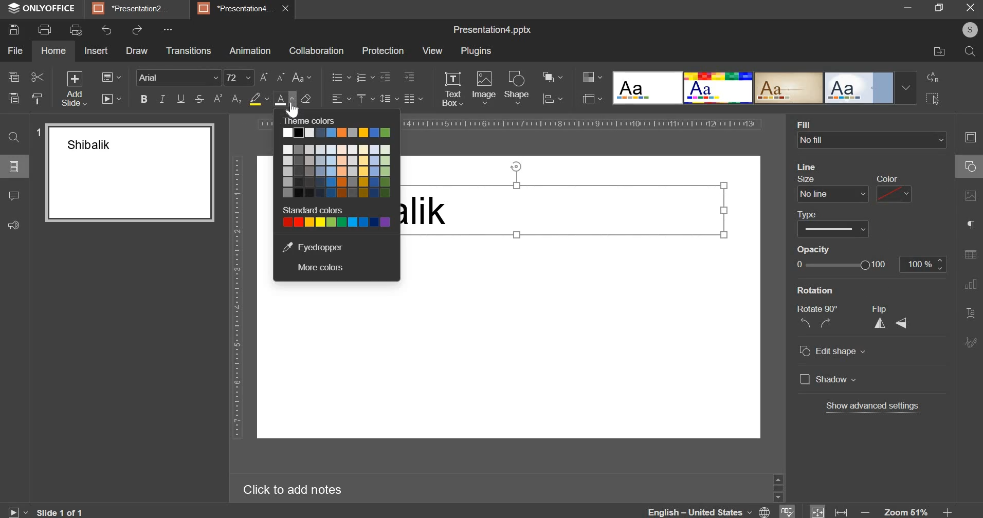 The height and width of the screenshot is (518, 983). I want to click on align, so click(552, 100).